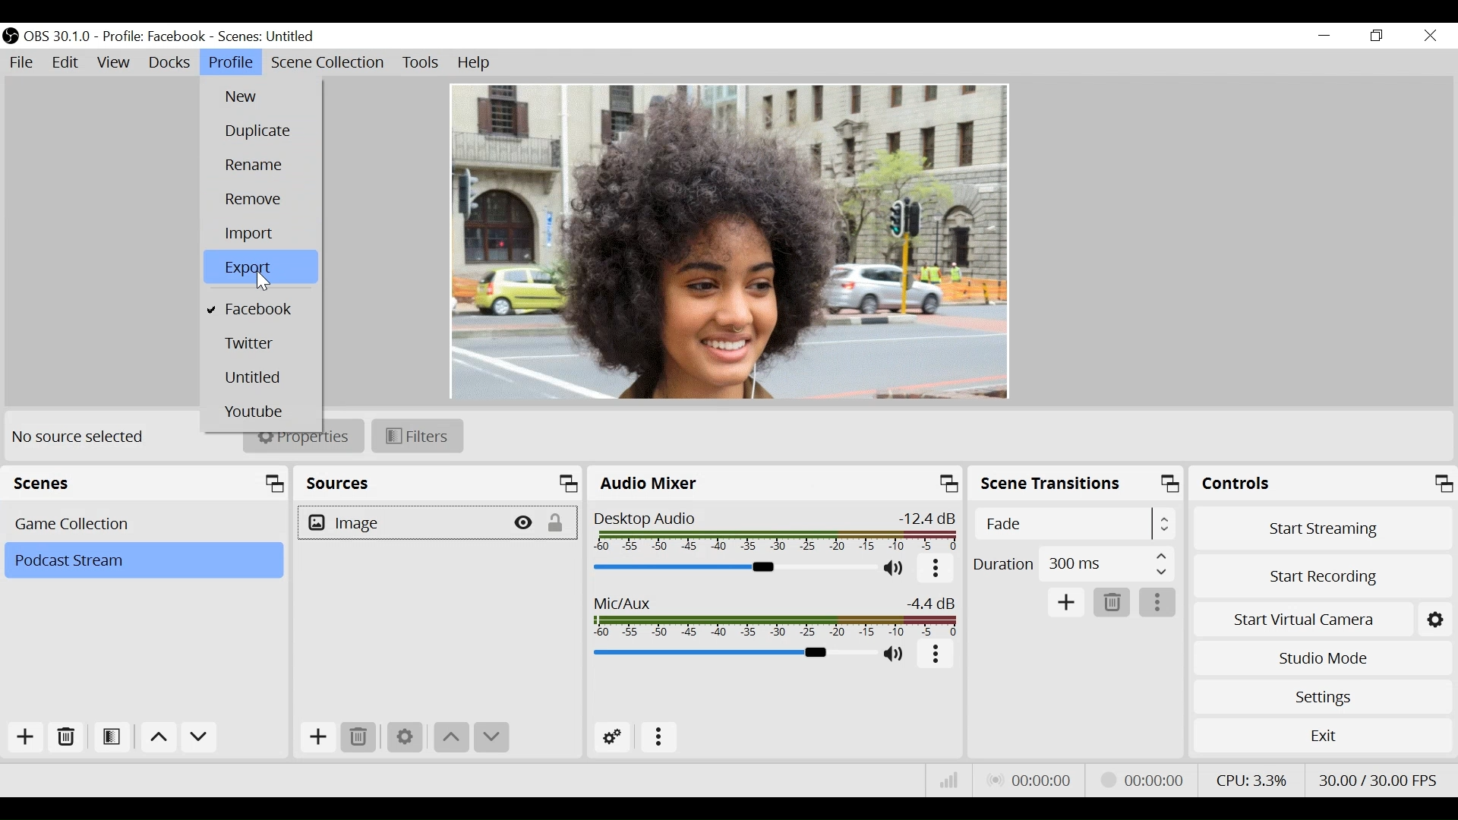 This screenshot has height=820, width=1458. I want to click on Desktop Audio, so click(775, 531).